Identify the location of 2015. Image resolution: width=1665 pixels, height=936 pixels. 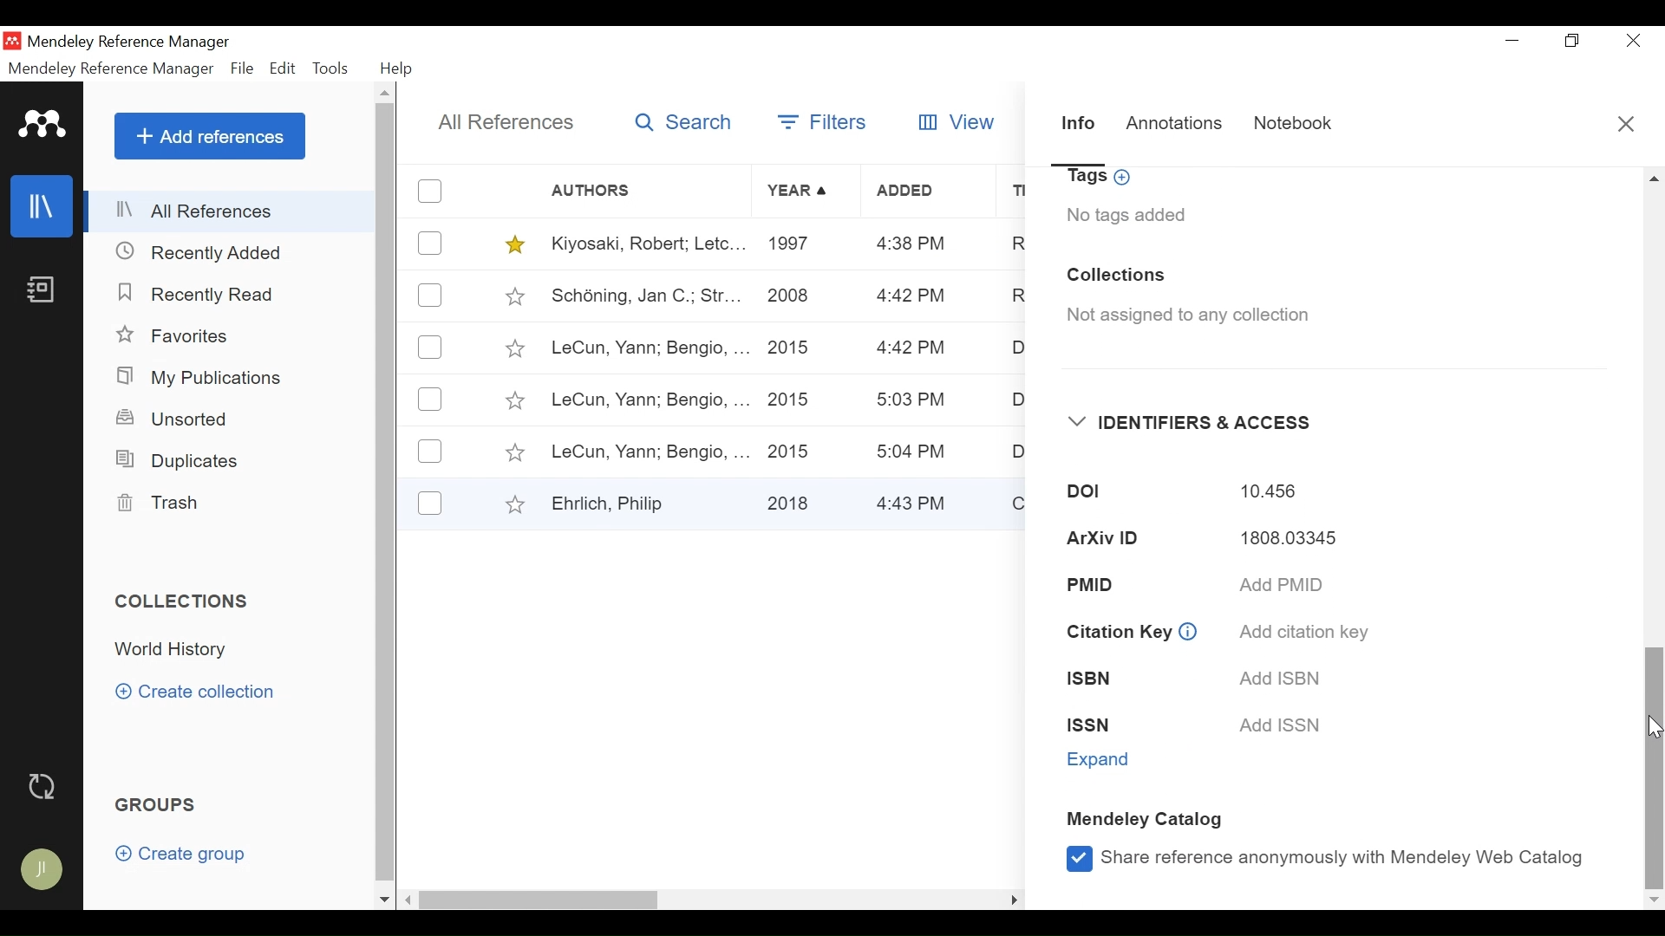
(793, 400).